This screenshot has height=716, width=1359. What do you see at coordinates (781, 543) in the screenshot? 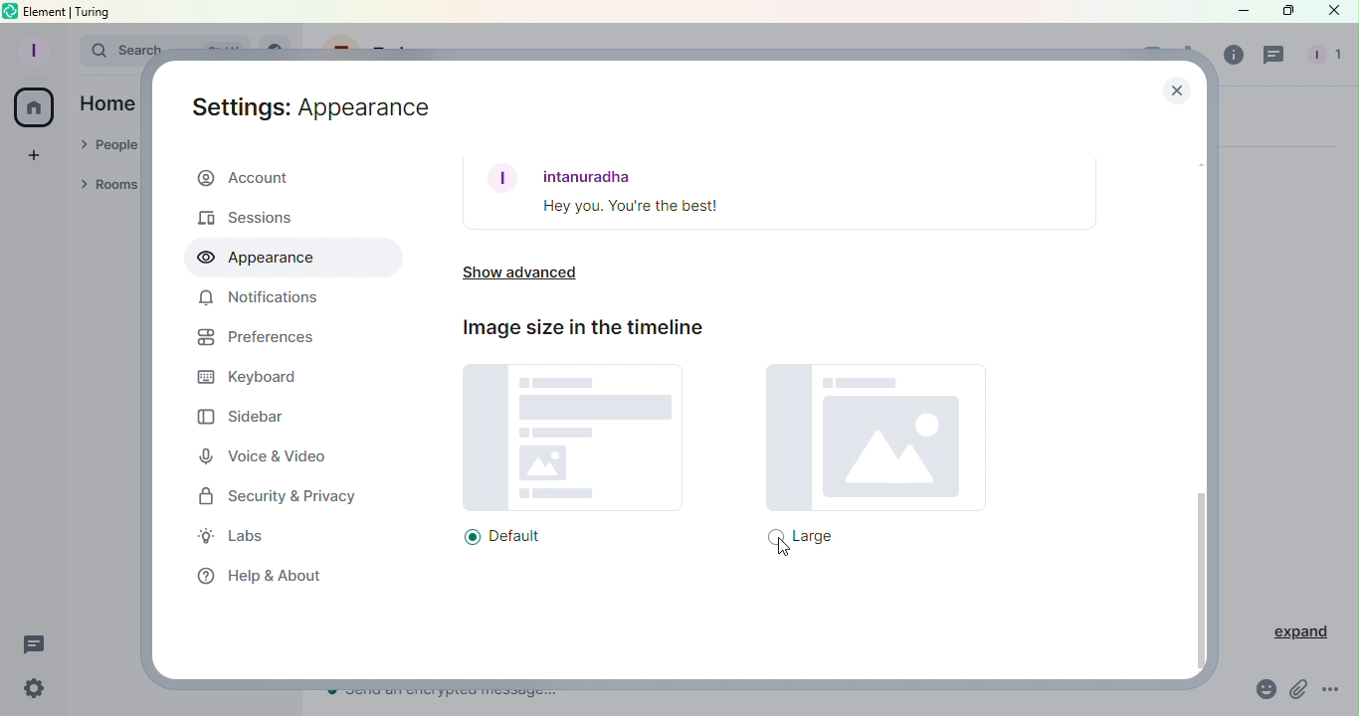
I see `Cursor` at bounding box center [781, 543].